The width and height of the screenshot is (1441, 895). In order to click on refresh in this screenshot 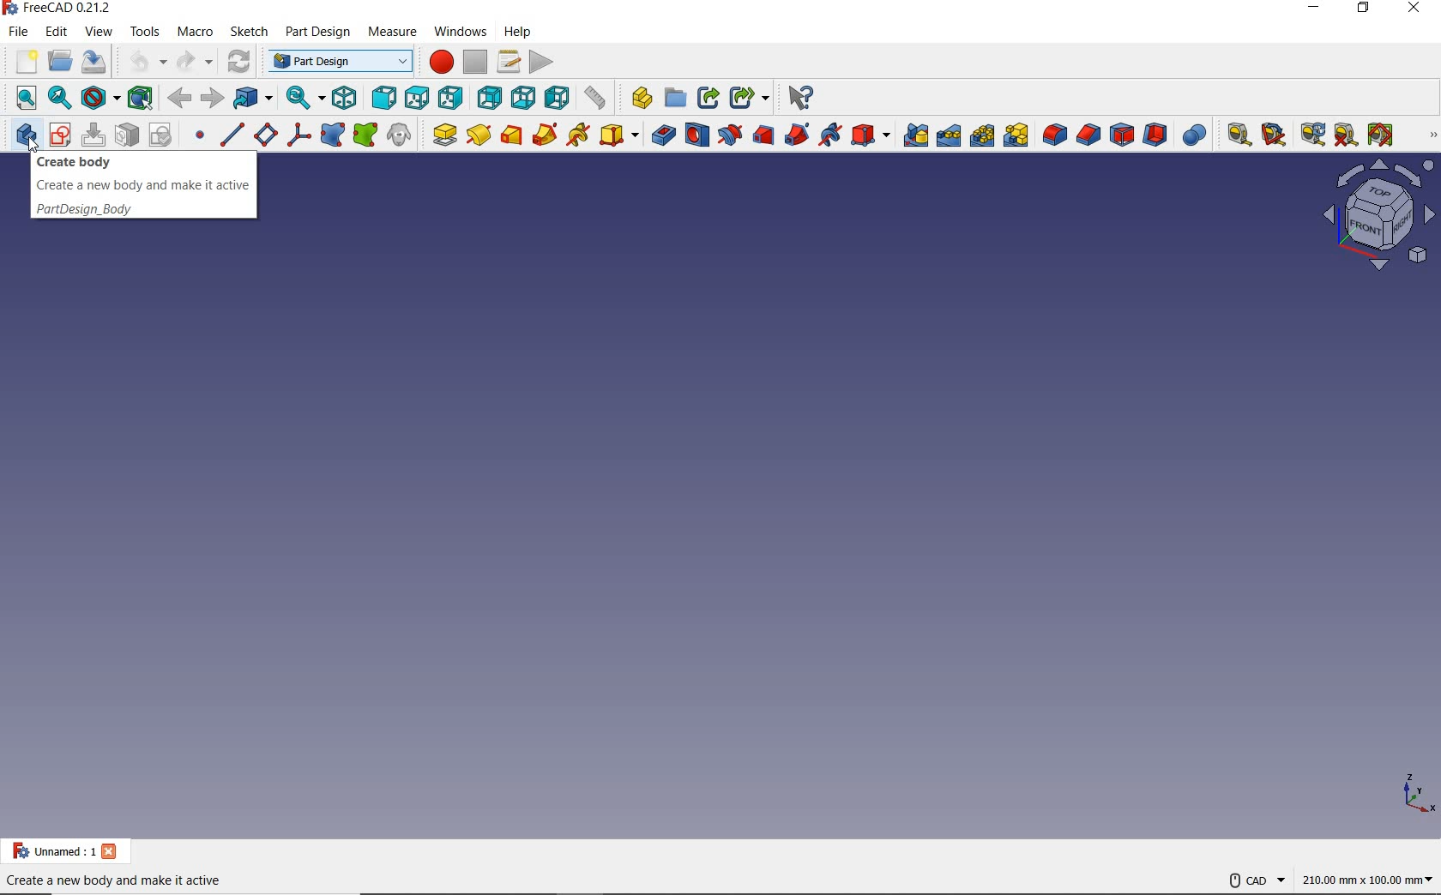, I will do `click(236, 63)`.